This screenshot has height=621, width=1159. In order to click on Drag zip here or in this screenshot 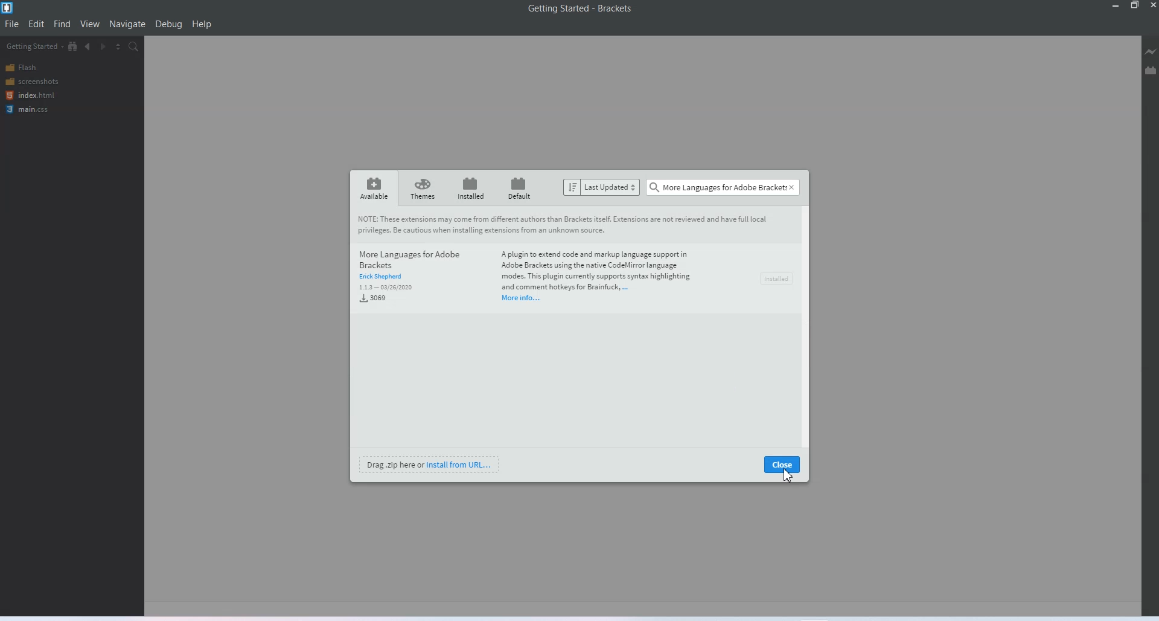, I will do `click(393, 464)`.